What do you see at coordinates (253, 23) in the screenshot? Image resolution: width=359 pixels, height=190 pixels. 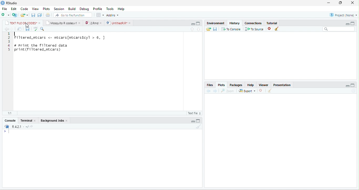 I see `Connections` at bounding box center [253, 23].